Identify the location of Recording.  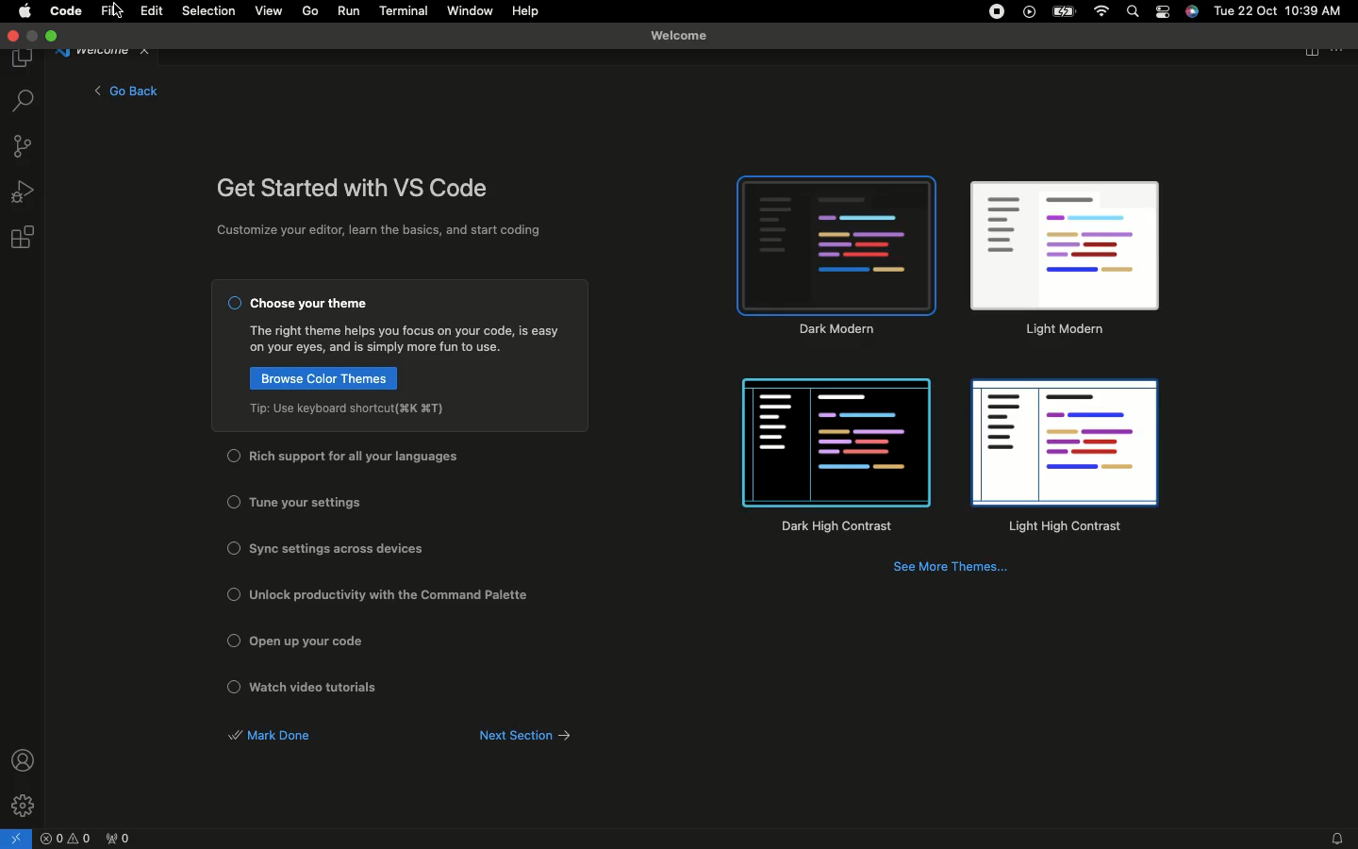
(996, 13).